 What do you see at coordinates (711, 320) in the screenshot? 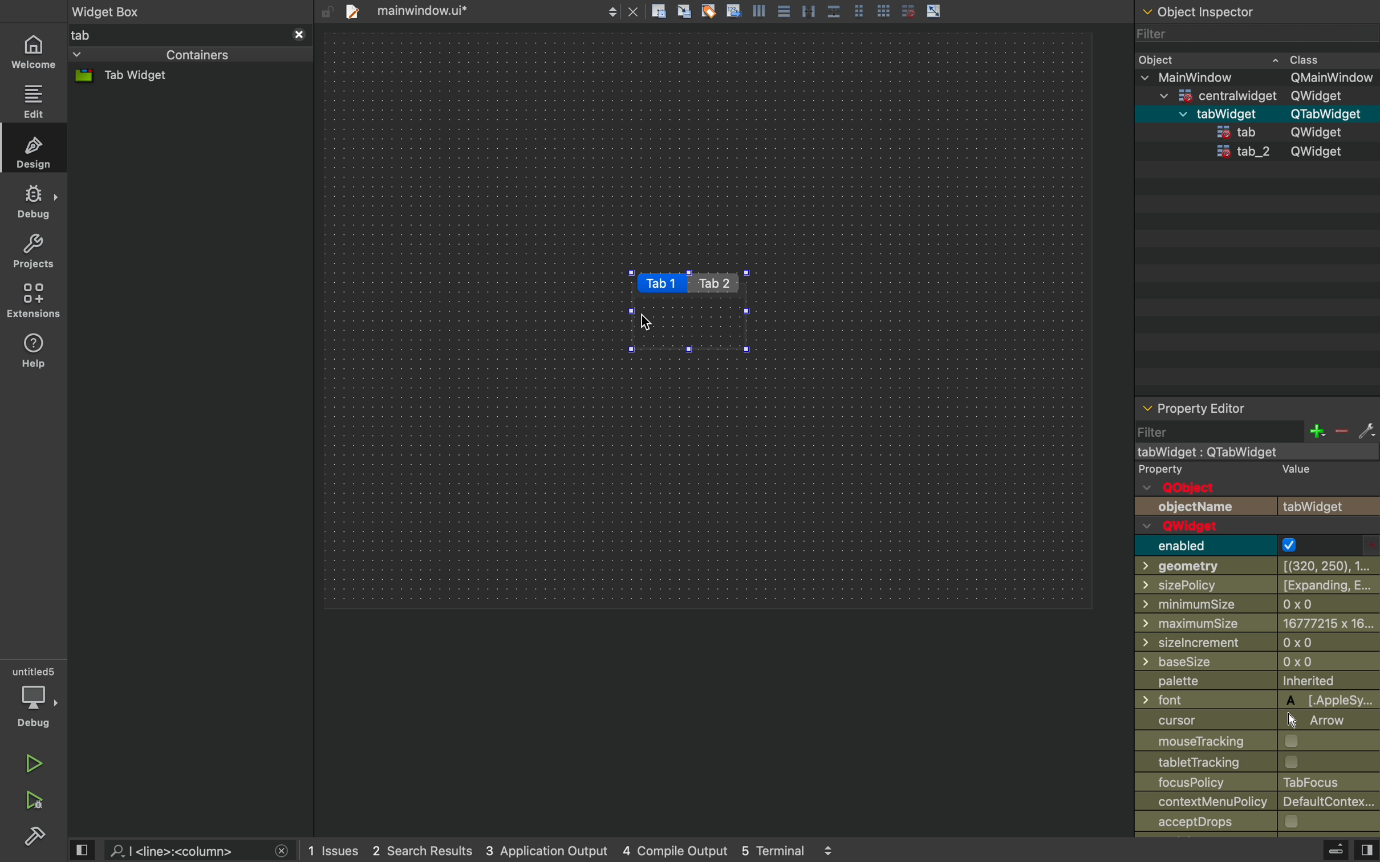
I see `Design area` at bounding box center [711, 320].